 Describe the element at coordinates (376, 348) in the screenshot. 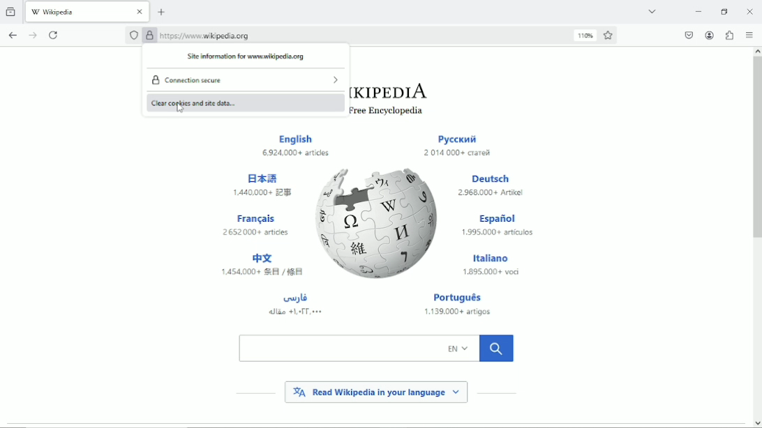

I see `search` at that location.